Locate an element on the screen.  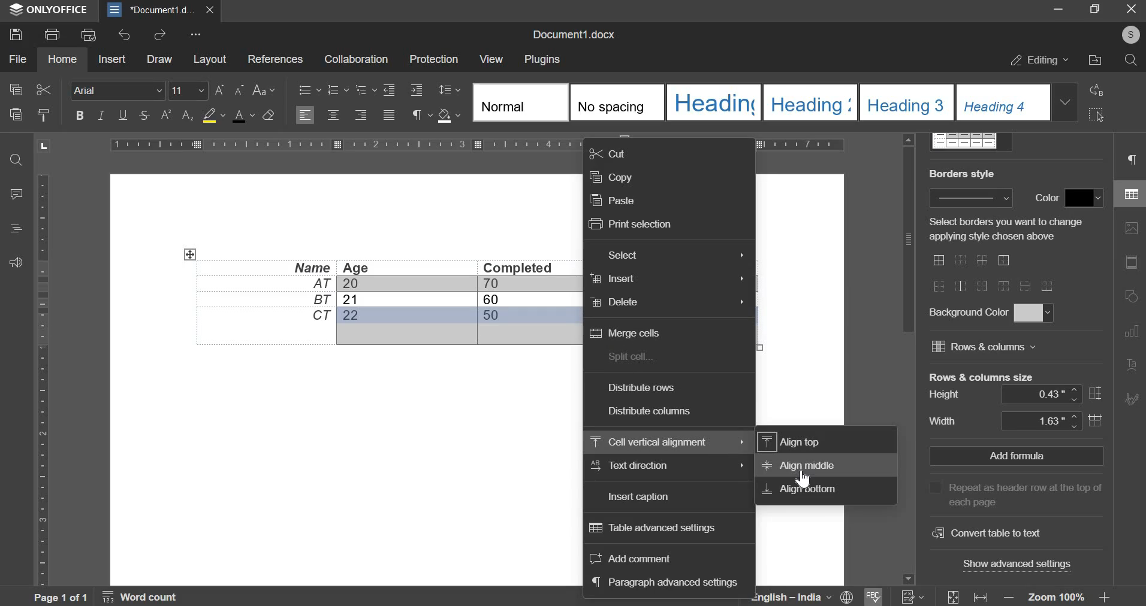
protection is located at coordinates (433, 59).